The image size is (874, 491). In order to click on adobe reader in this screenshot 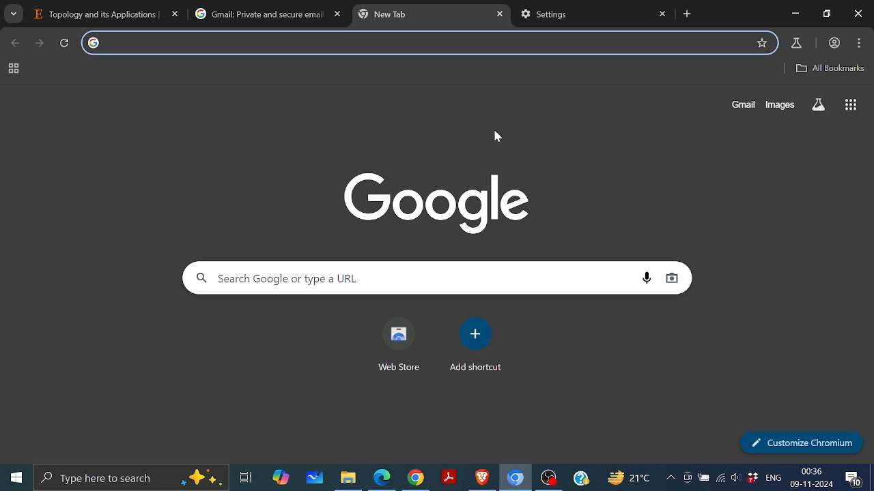, I will do `click(449, 478)`.